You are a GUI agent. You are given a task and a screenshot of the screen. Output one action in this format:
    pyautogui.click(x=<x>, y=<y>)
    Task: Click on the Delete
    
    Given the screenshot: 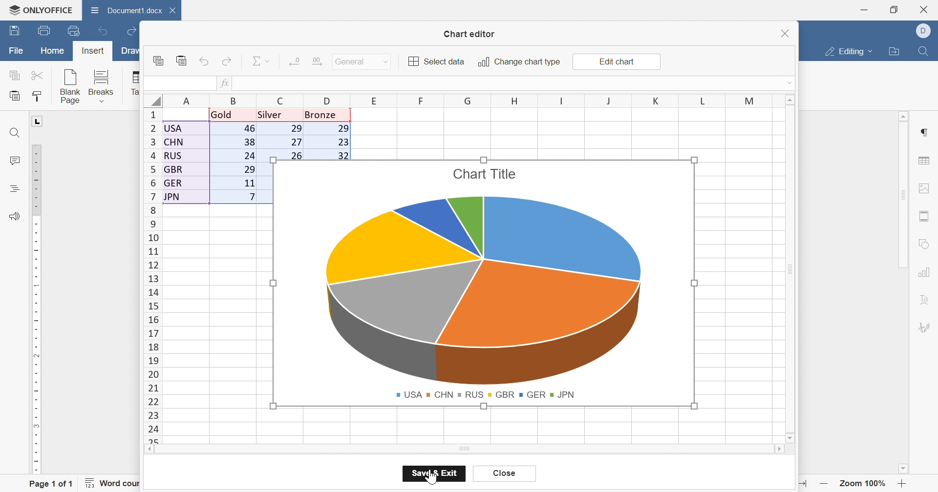 What is the action you would take?
    pyautogui.click(x=175, y=13)
    